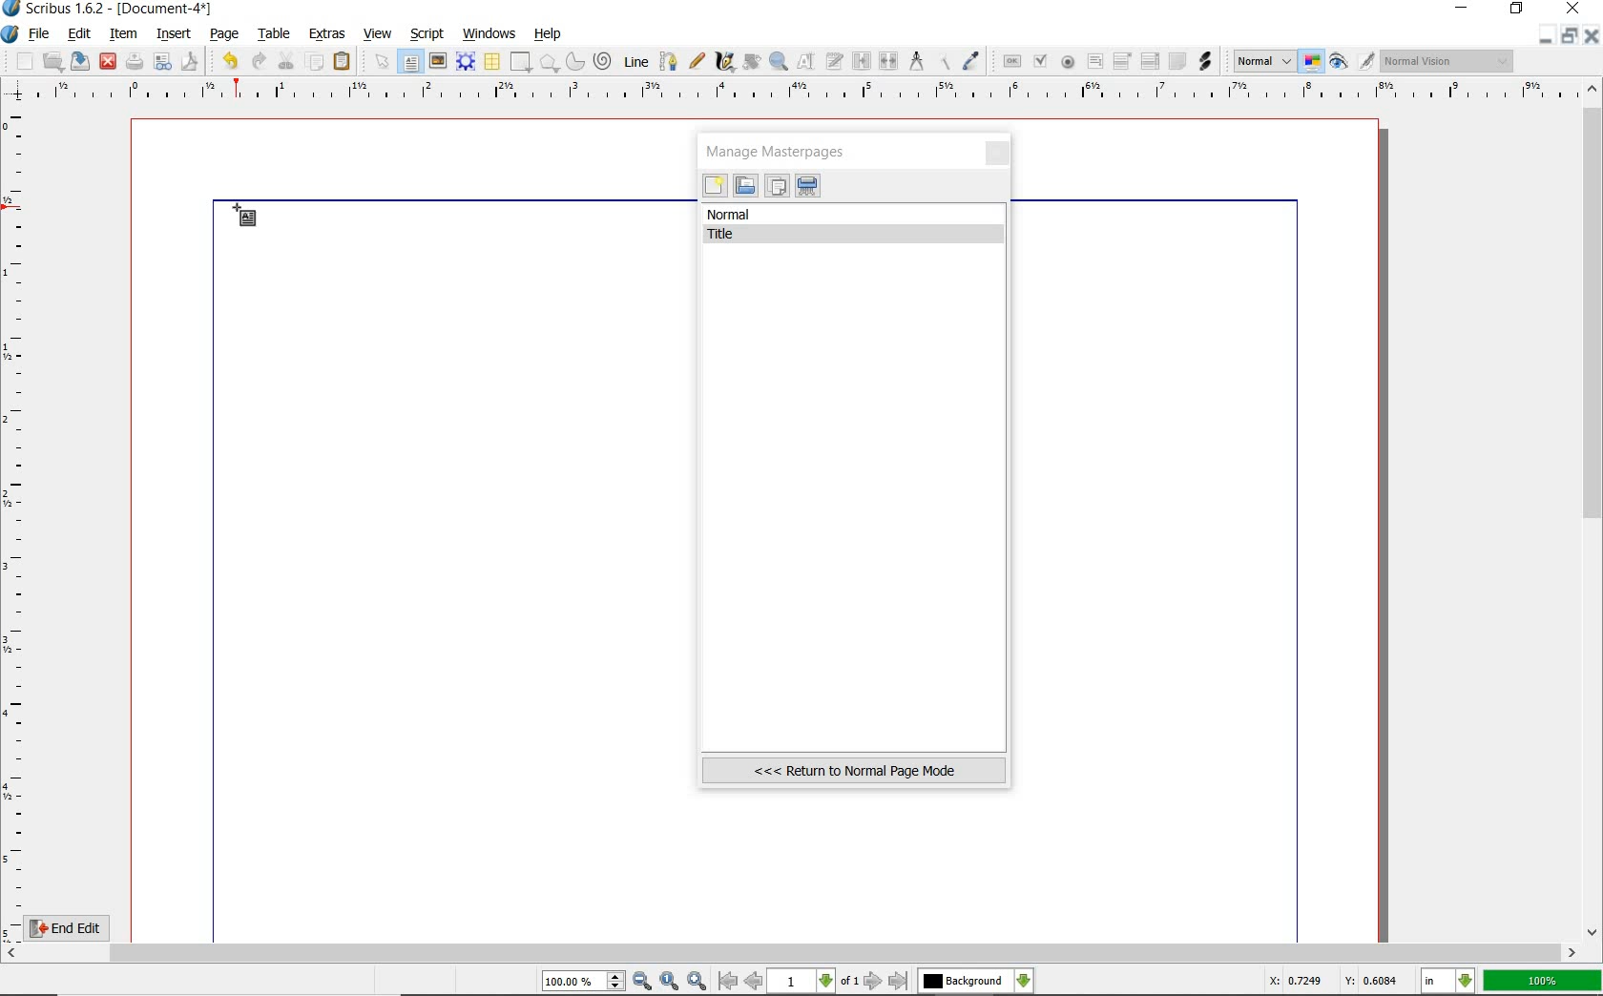  Describe the element at coordinates (438, 61) in the screenshot. I see `image frame` at that location.